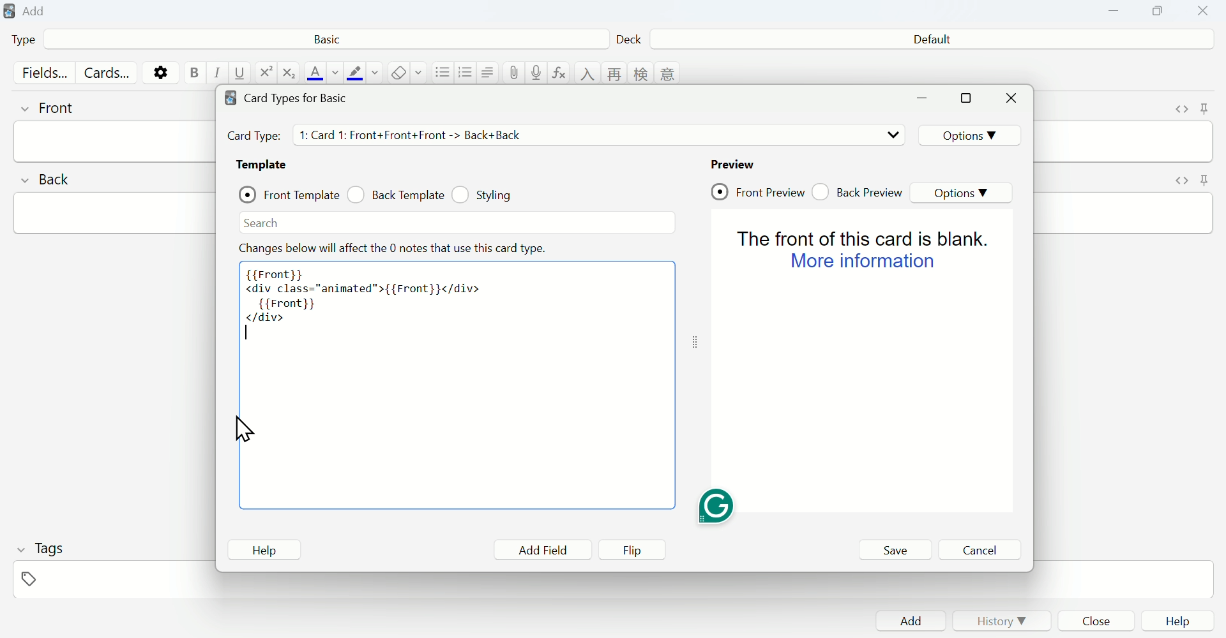 This screenshot has height=638, width=1226. Describe the element at coordinates (911, 621) in the screenshot. I see `Add` at that location.